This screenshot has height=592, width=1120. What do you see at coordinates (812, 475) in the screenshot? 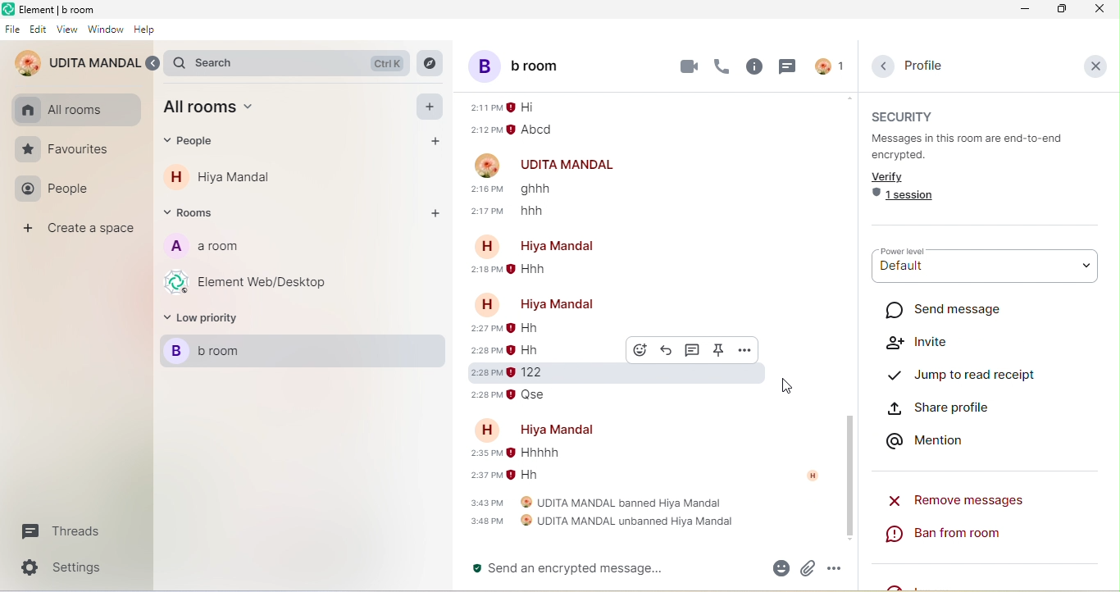
I see `account` at bounding box center [812, 475].